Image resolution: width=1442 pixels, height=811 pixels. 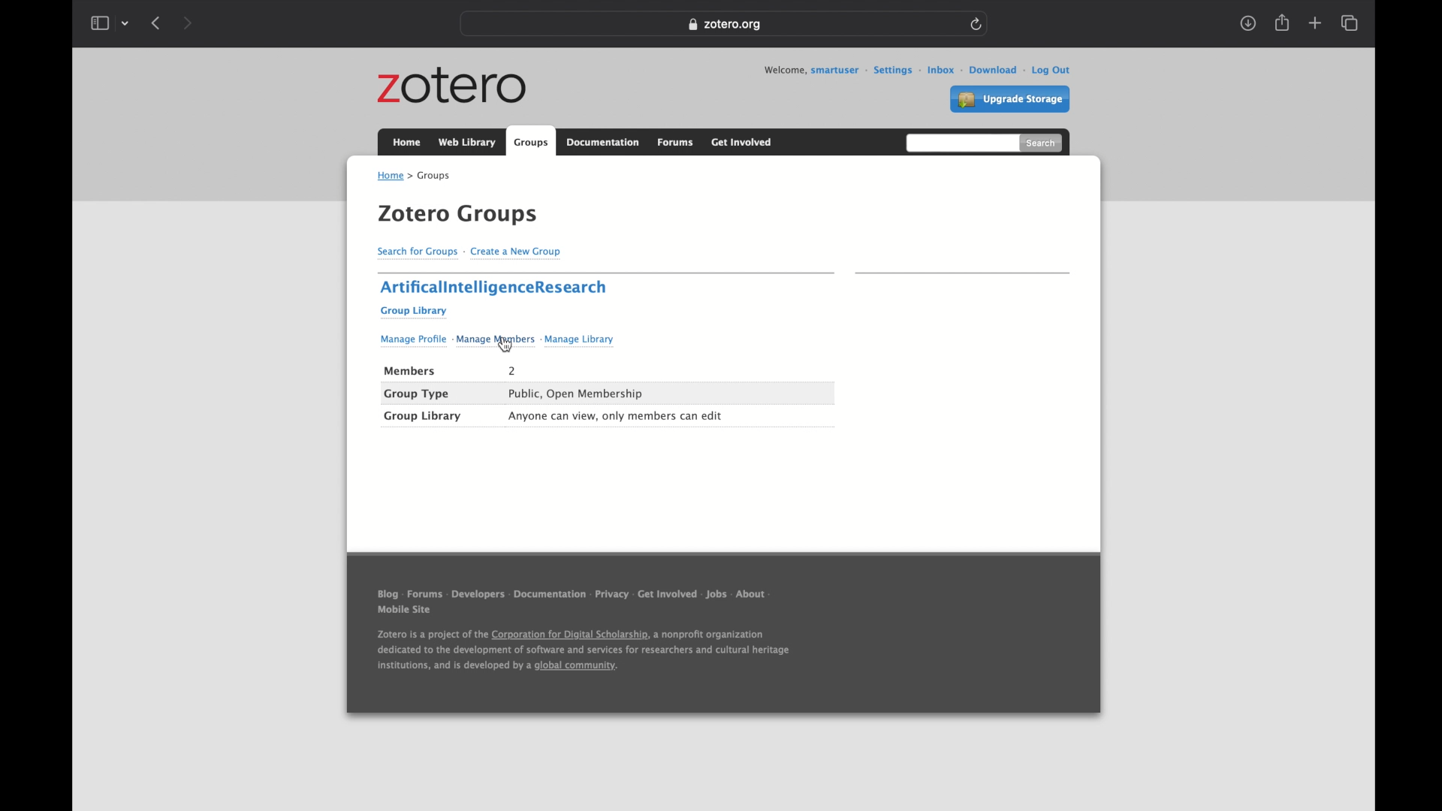 I want to click on search bar, so click(x=960, y=142).